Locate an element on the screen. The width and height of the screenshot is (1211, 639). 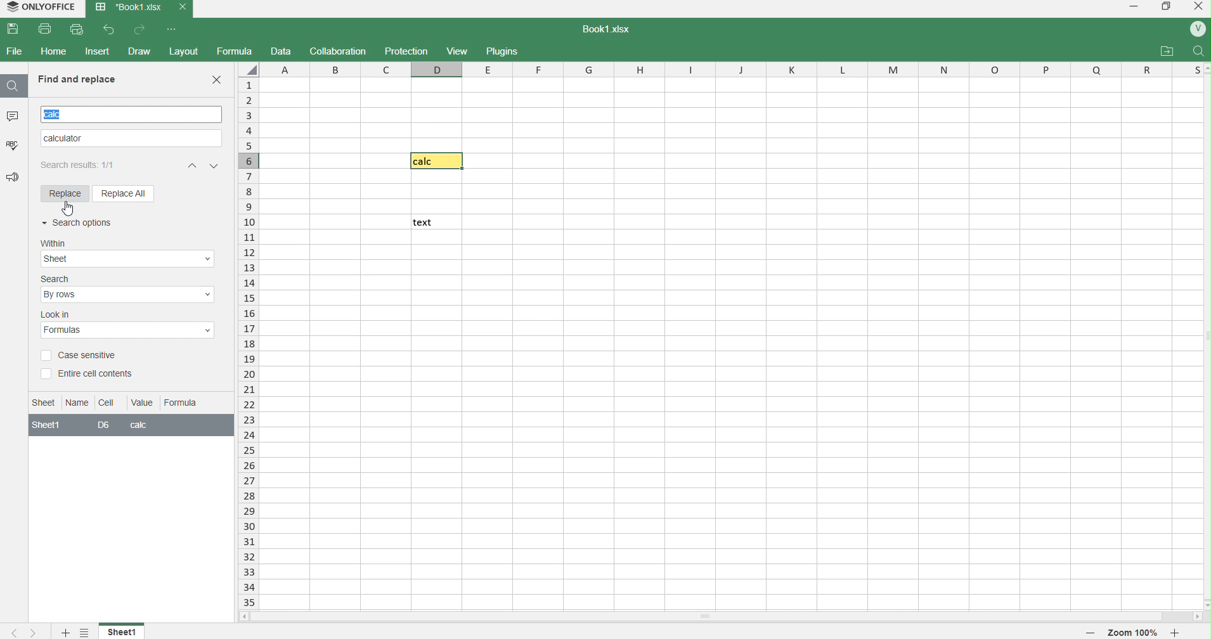
text is located at coordinates (435, 221).